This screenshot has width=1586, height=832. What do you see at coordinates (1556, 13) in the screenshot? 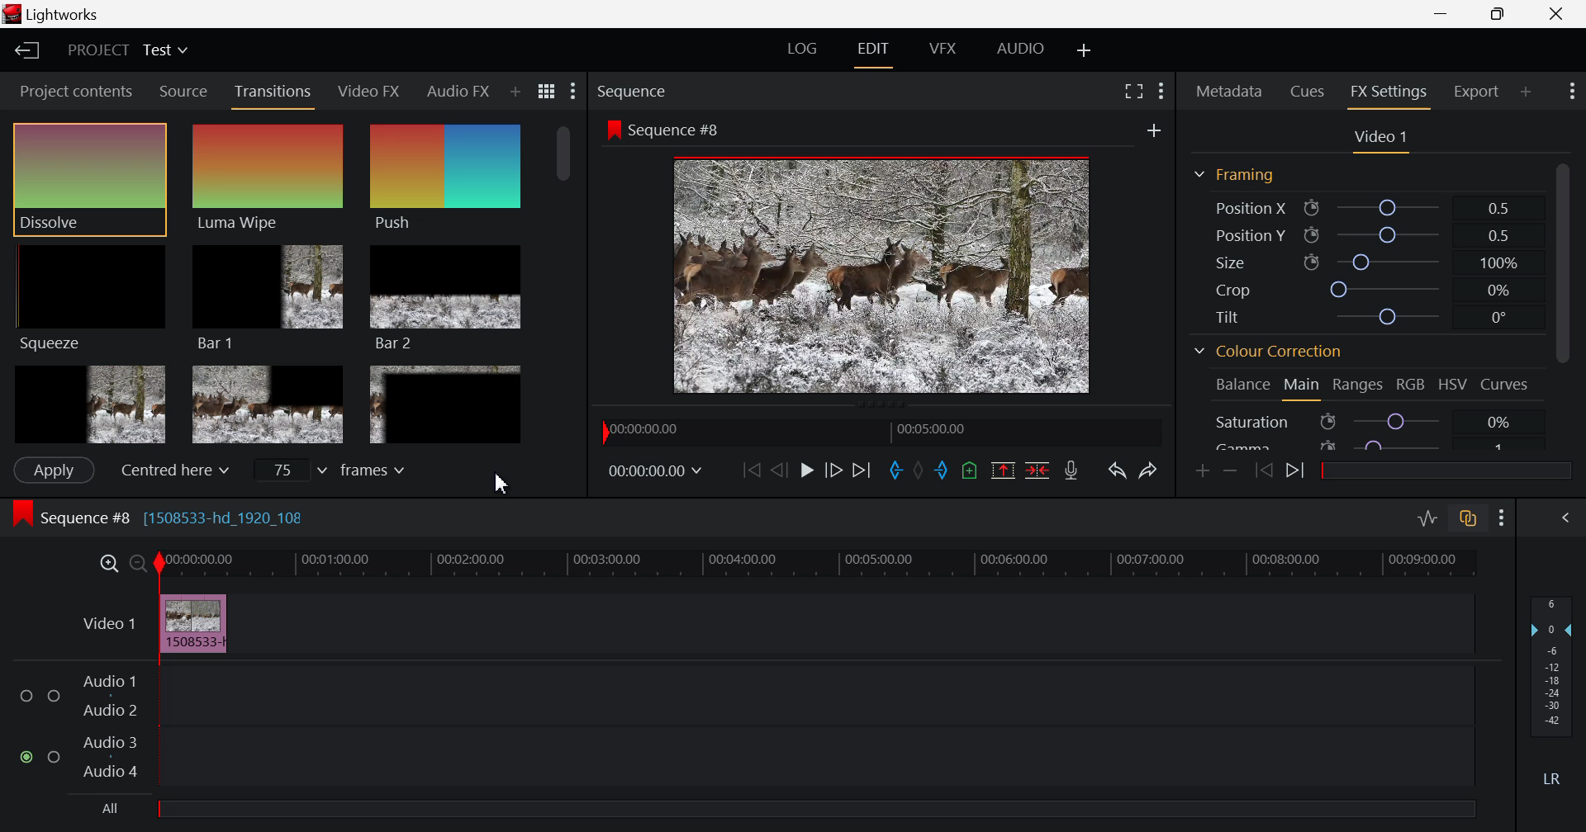
I see `Close` at bounding box center [1556, 13].